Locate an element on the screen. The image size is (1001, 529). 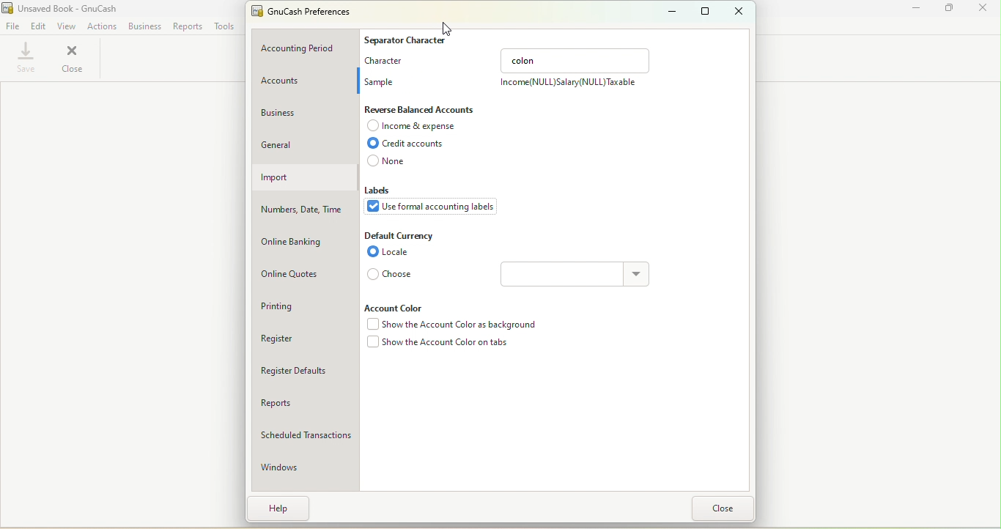
cursor is located at coordinates (443, 27).